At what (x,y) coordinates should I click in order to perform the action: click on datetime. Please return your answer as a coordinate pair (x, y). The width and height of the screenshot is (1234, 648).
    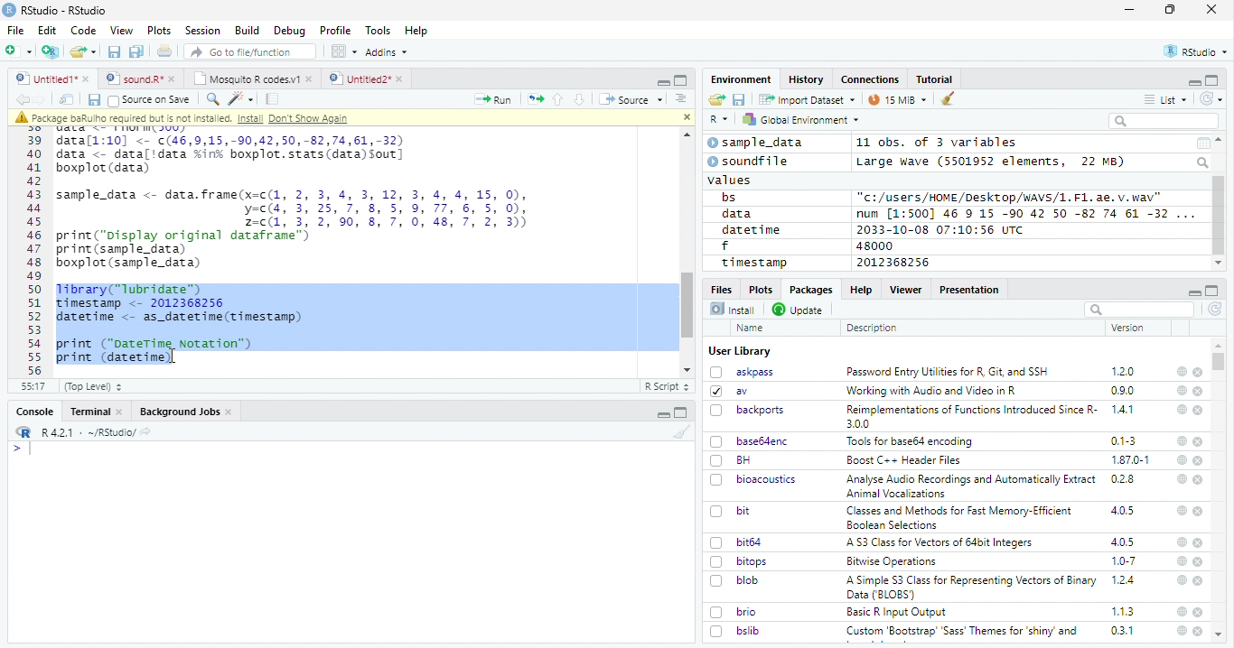
    Looking at the image, I should click on (751, 229).